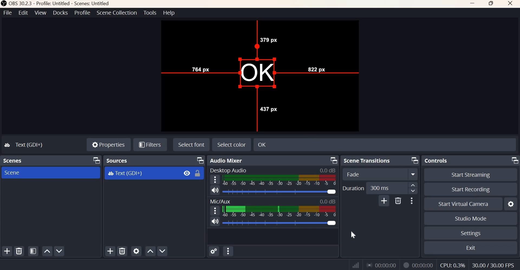 The image size is (520, 270). I want to click on Connection Status Indicator, so click(356, 264).